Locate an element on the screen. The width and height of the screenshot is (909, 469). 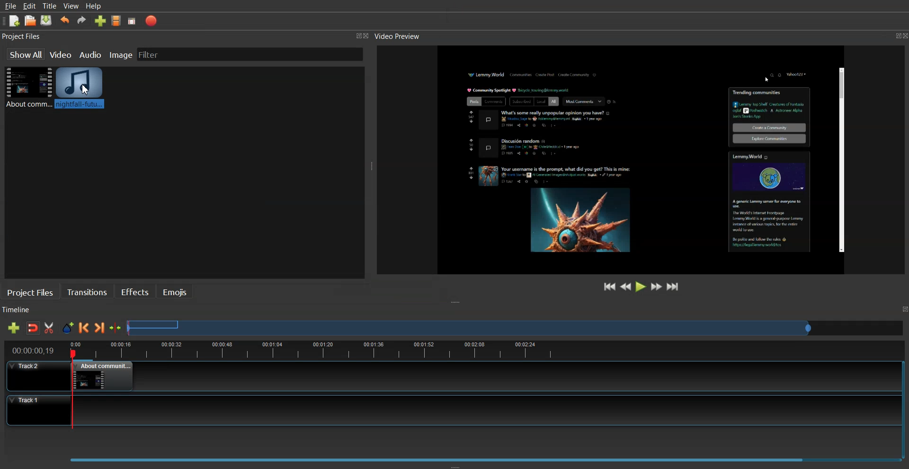
Undo is located at coordinates (65, 20).